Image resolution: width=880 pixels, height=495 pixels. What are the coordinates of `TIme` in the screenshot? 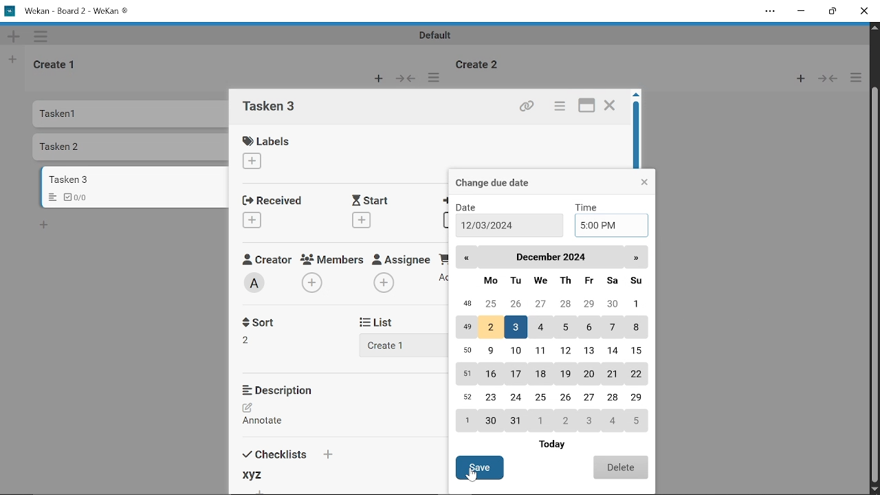 It's located at (589, 206).